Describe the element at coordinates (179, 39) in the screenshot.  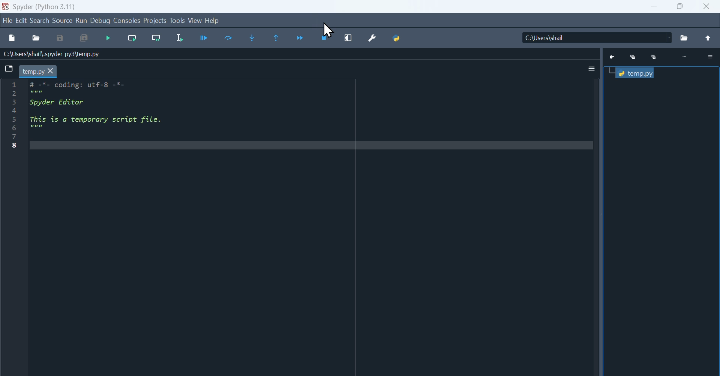
I see `Run selection` at that location.